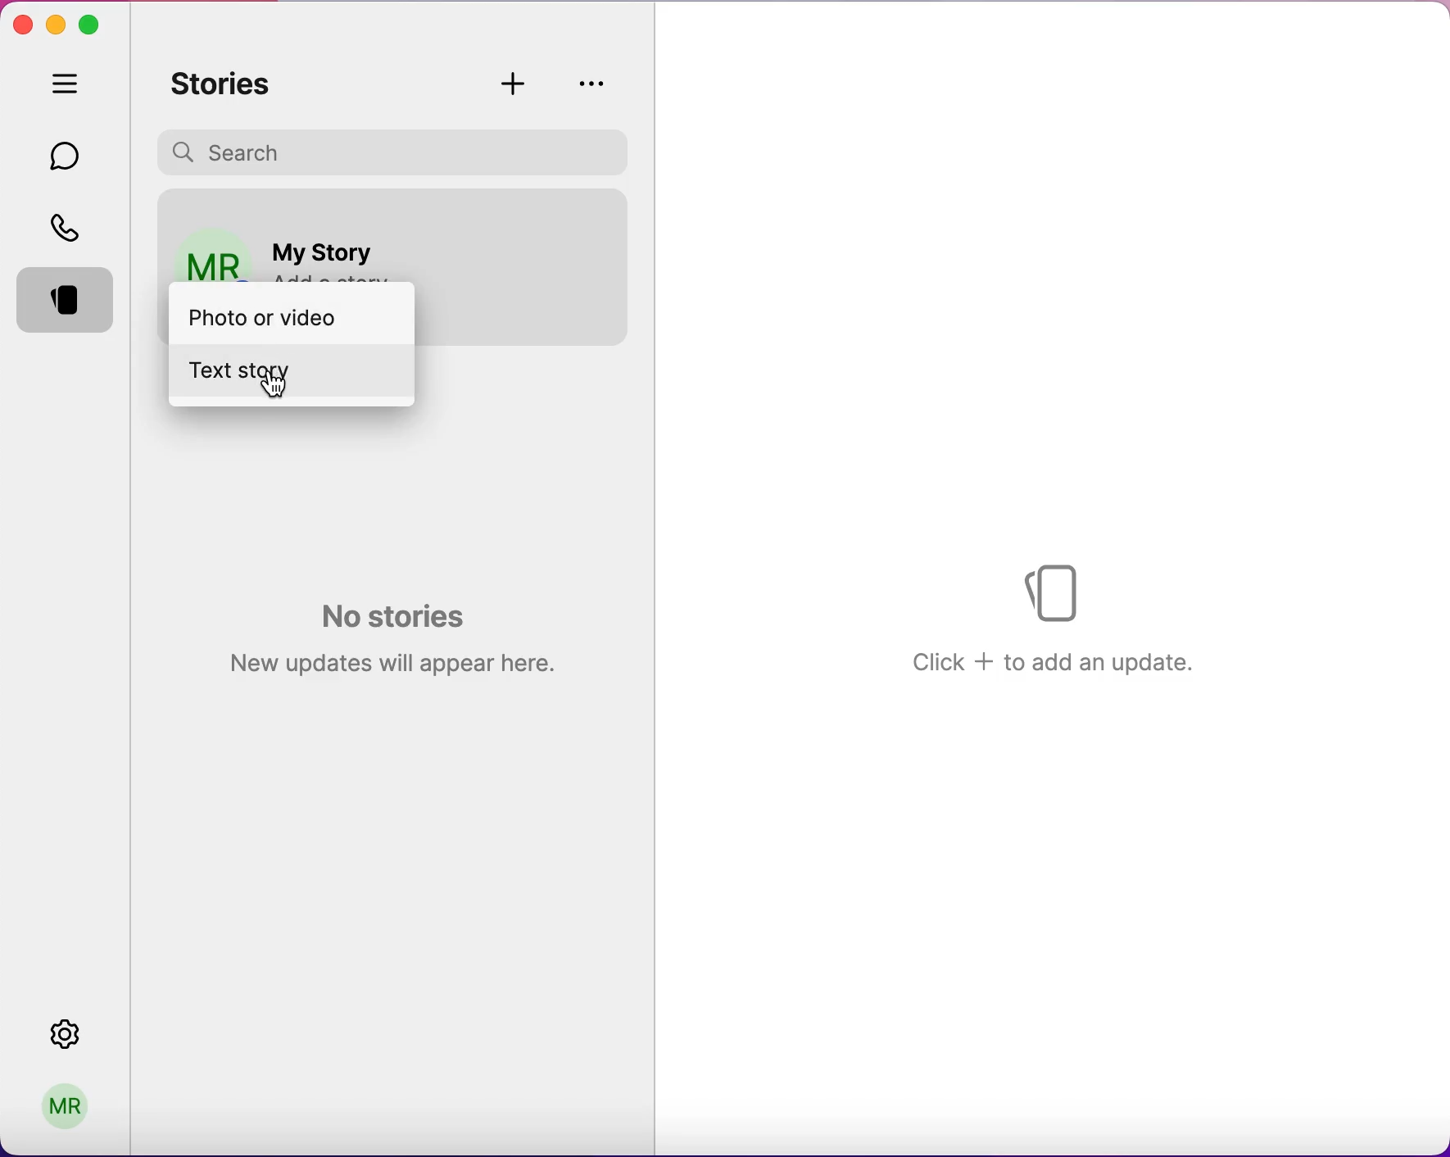  What do you see at coordinates (592, 83) in the screenshot?
I see `story privacy` at bounding box center [592, 83].